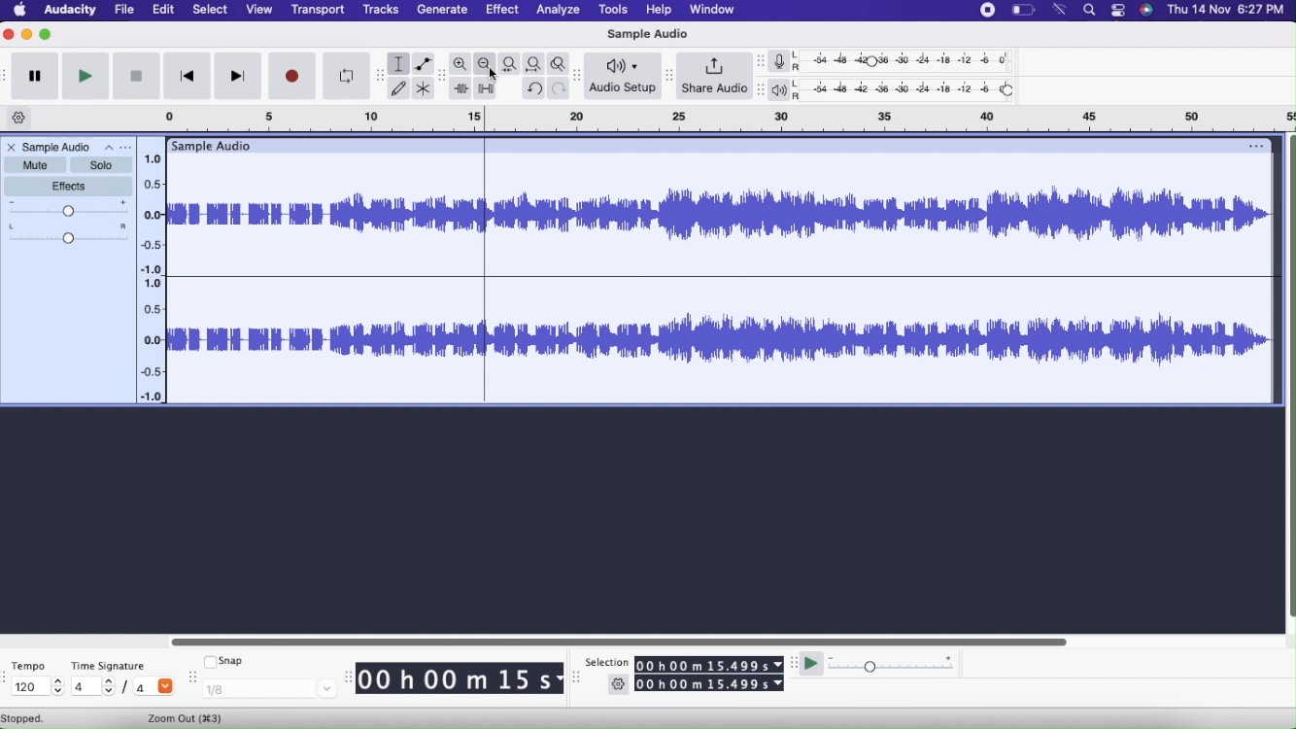  What do you see at coordinates (47, 36) in the screenshot?
I see `Maximize` at bounding box center [47, 36].